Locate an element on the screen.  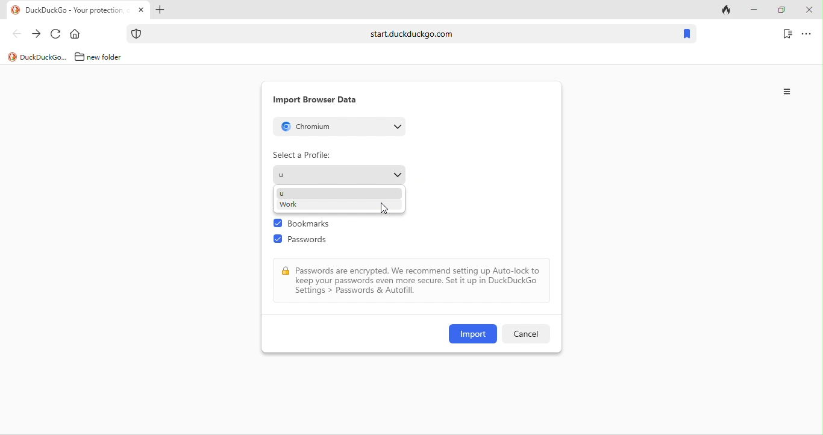
minimize is located at coordinates (753, 10).